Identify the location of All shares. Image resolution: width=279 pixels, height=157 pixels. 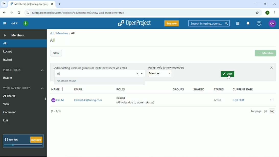
(9, 96).